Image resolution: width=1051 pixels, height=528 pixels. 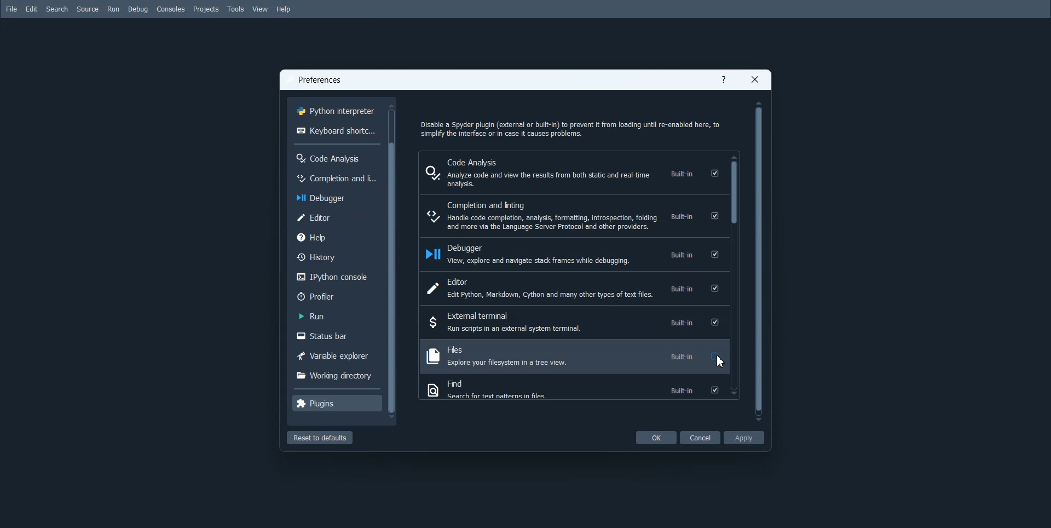 What do you see at coordinates (724, 81) in the screenshot?
I see `Help` at bounding box center [724, 81].